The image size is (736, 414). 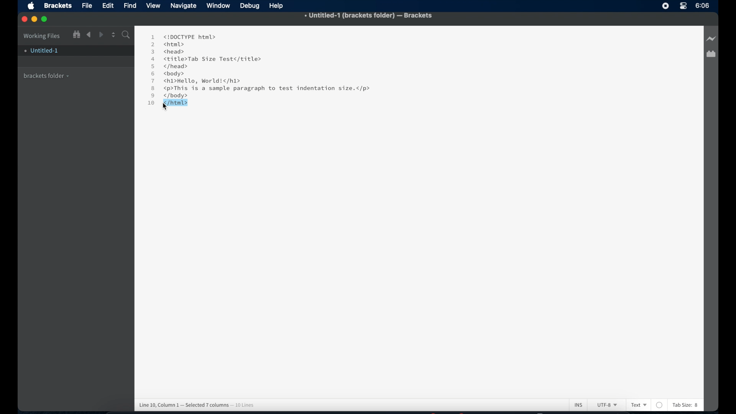 What do you see at coordinates (166, 103) in the screenshot?
I see `10 </html>` at bounding box center [166, 103].